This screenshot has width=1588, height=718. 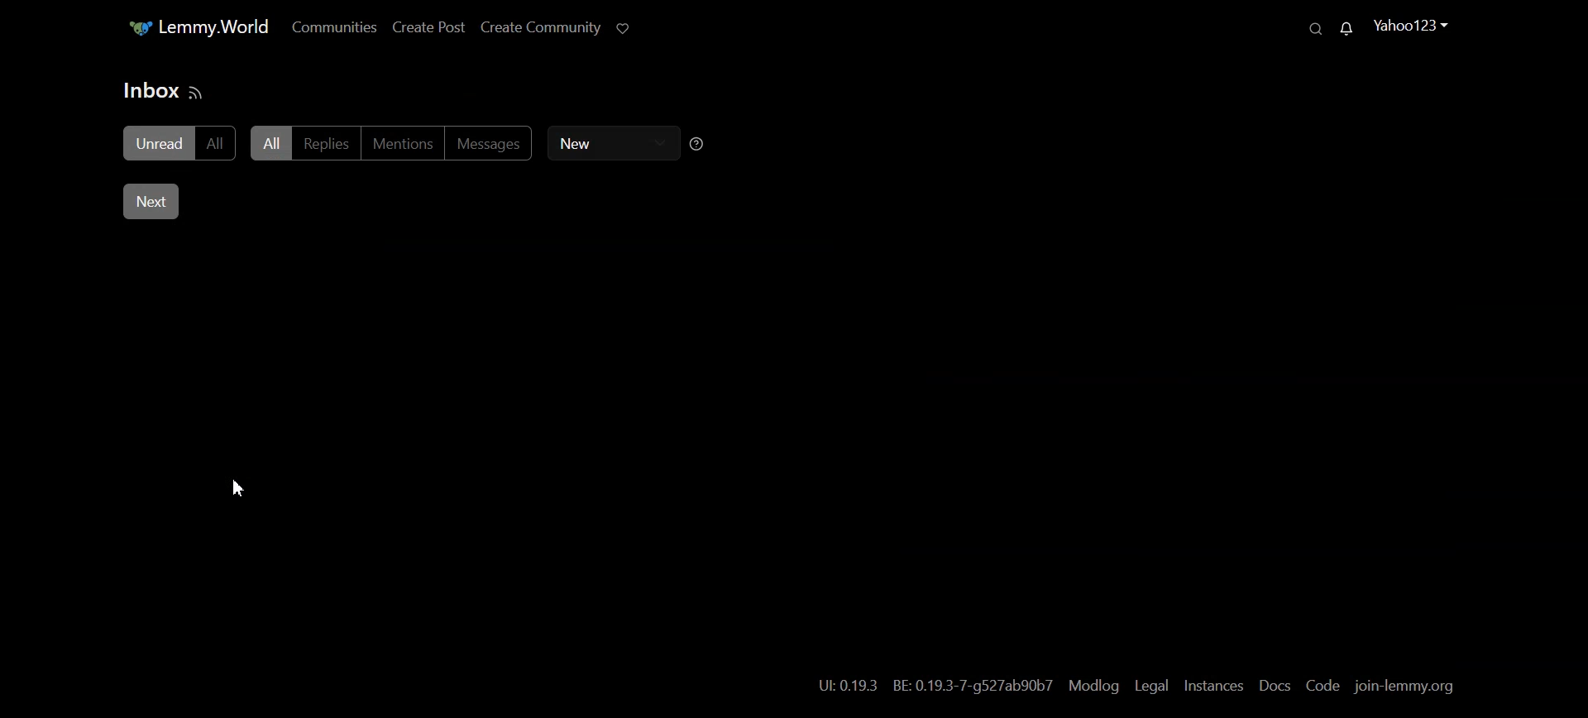 I want to click on Sorting Help, so click(x=699, y=143).